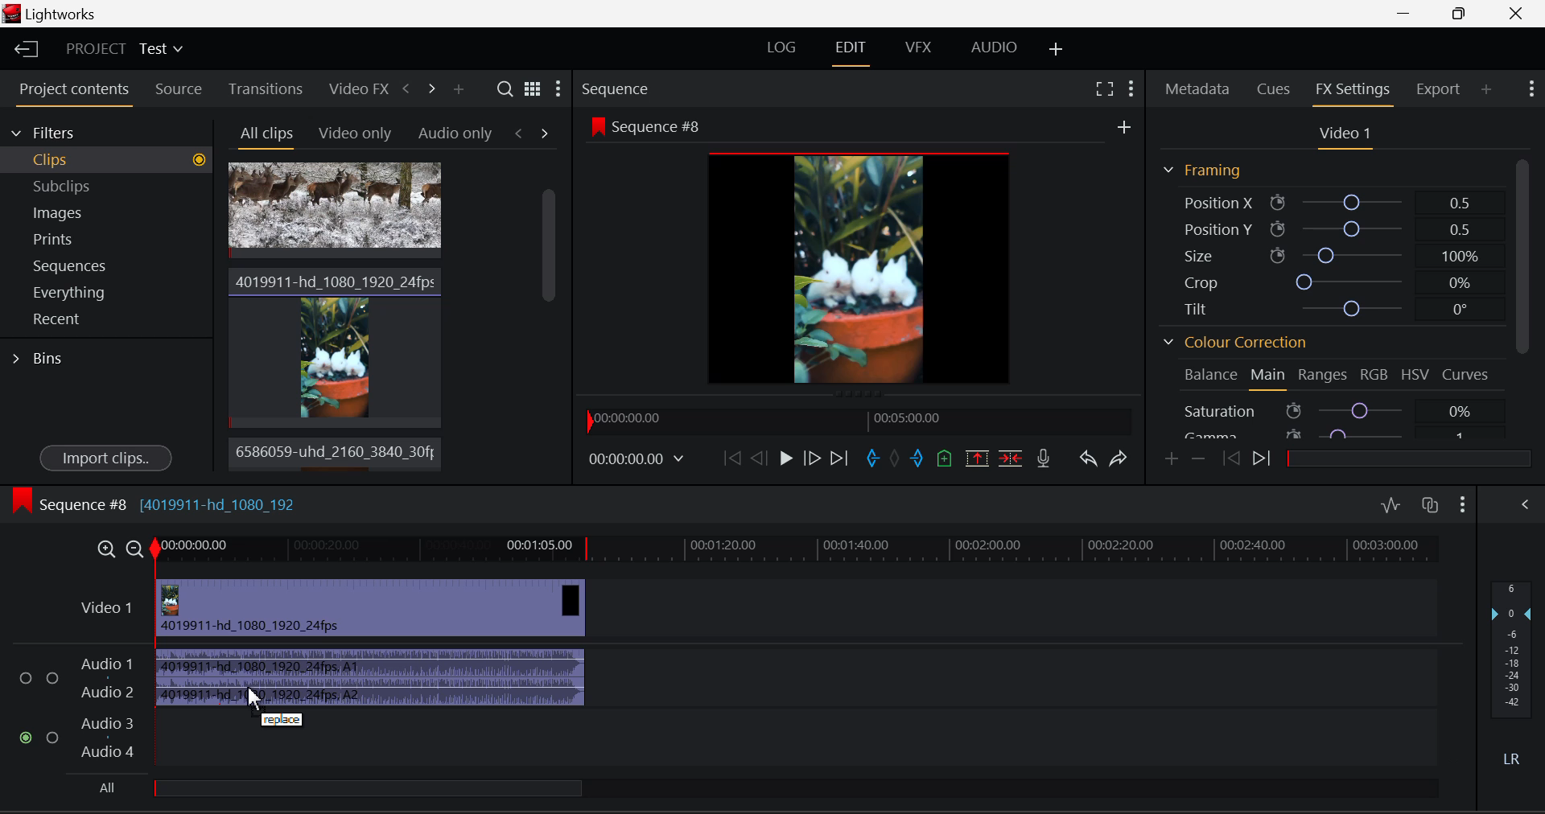  I want to click on Timeline Track, so click(798, 553).